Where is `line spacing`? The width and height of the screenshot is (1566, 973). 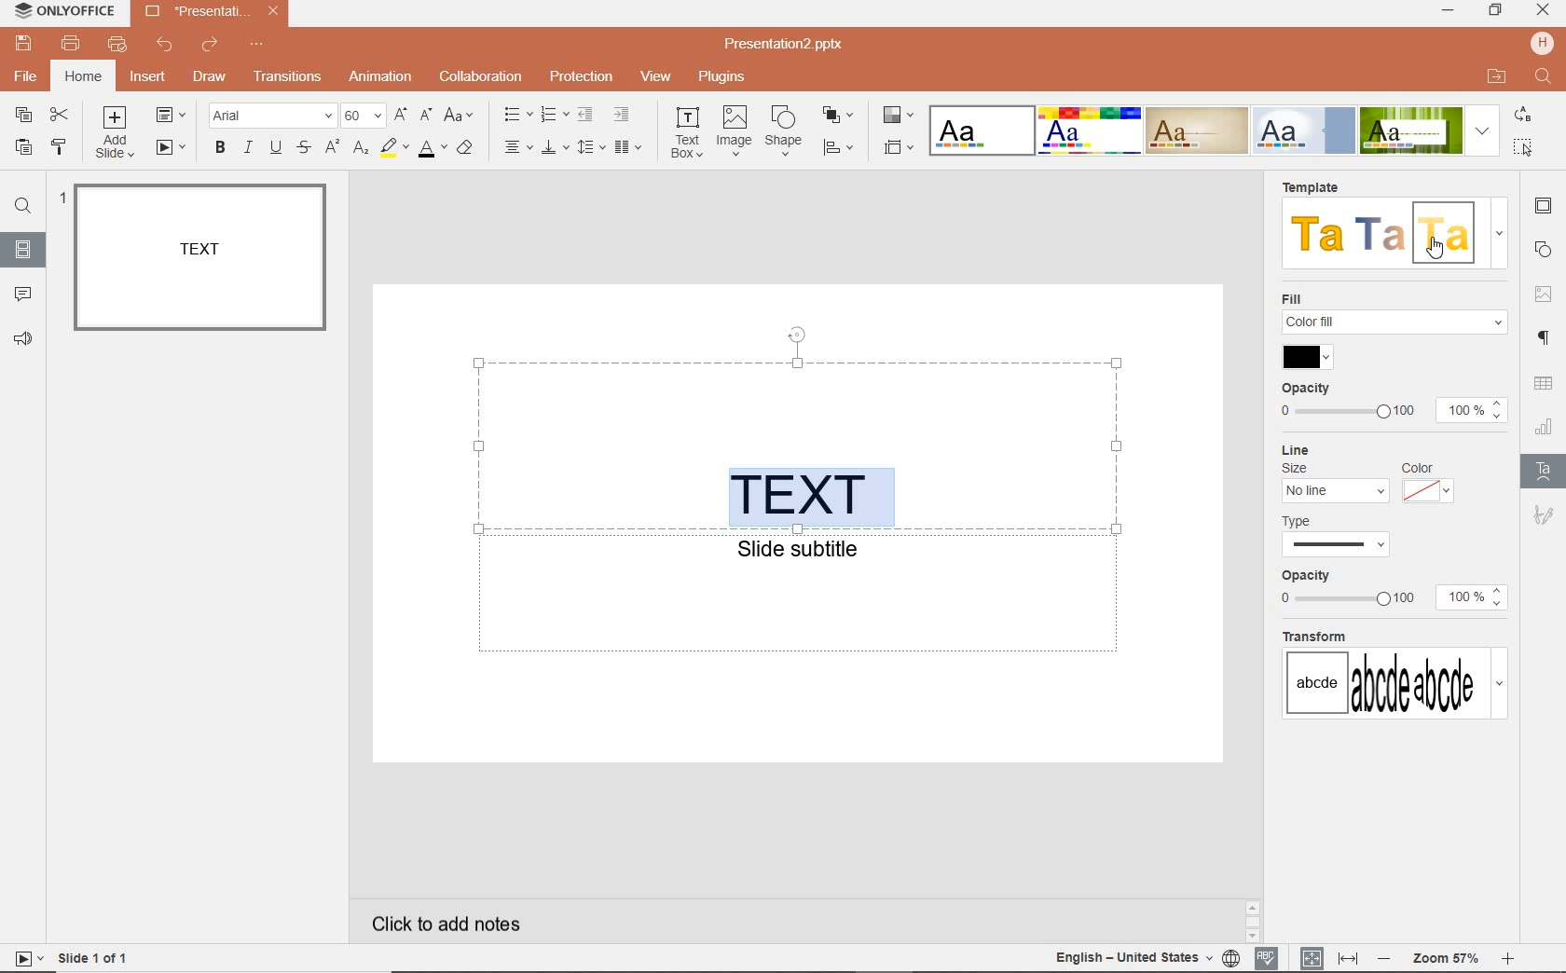 line spacing is located at coordinates (591, 146).